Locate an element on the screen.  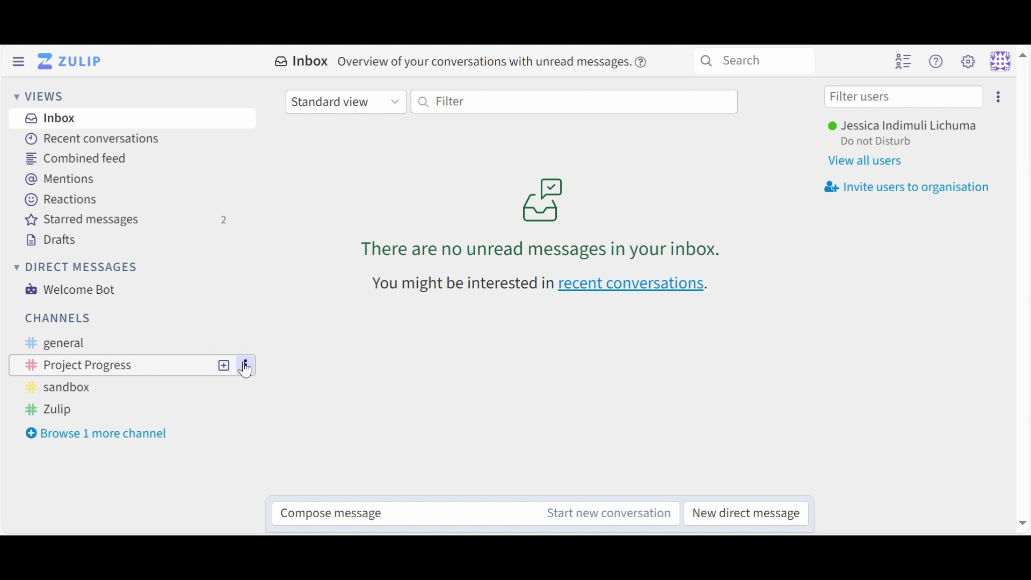
url is located at coordinates (162, 526).